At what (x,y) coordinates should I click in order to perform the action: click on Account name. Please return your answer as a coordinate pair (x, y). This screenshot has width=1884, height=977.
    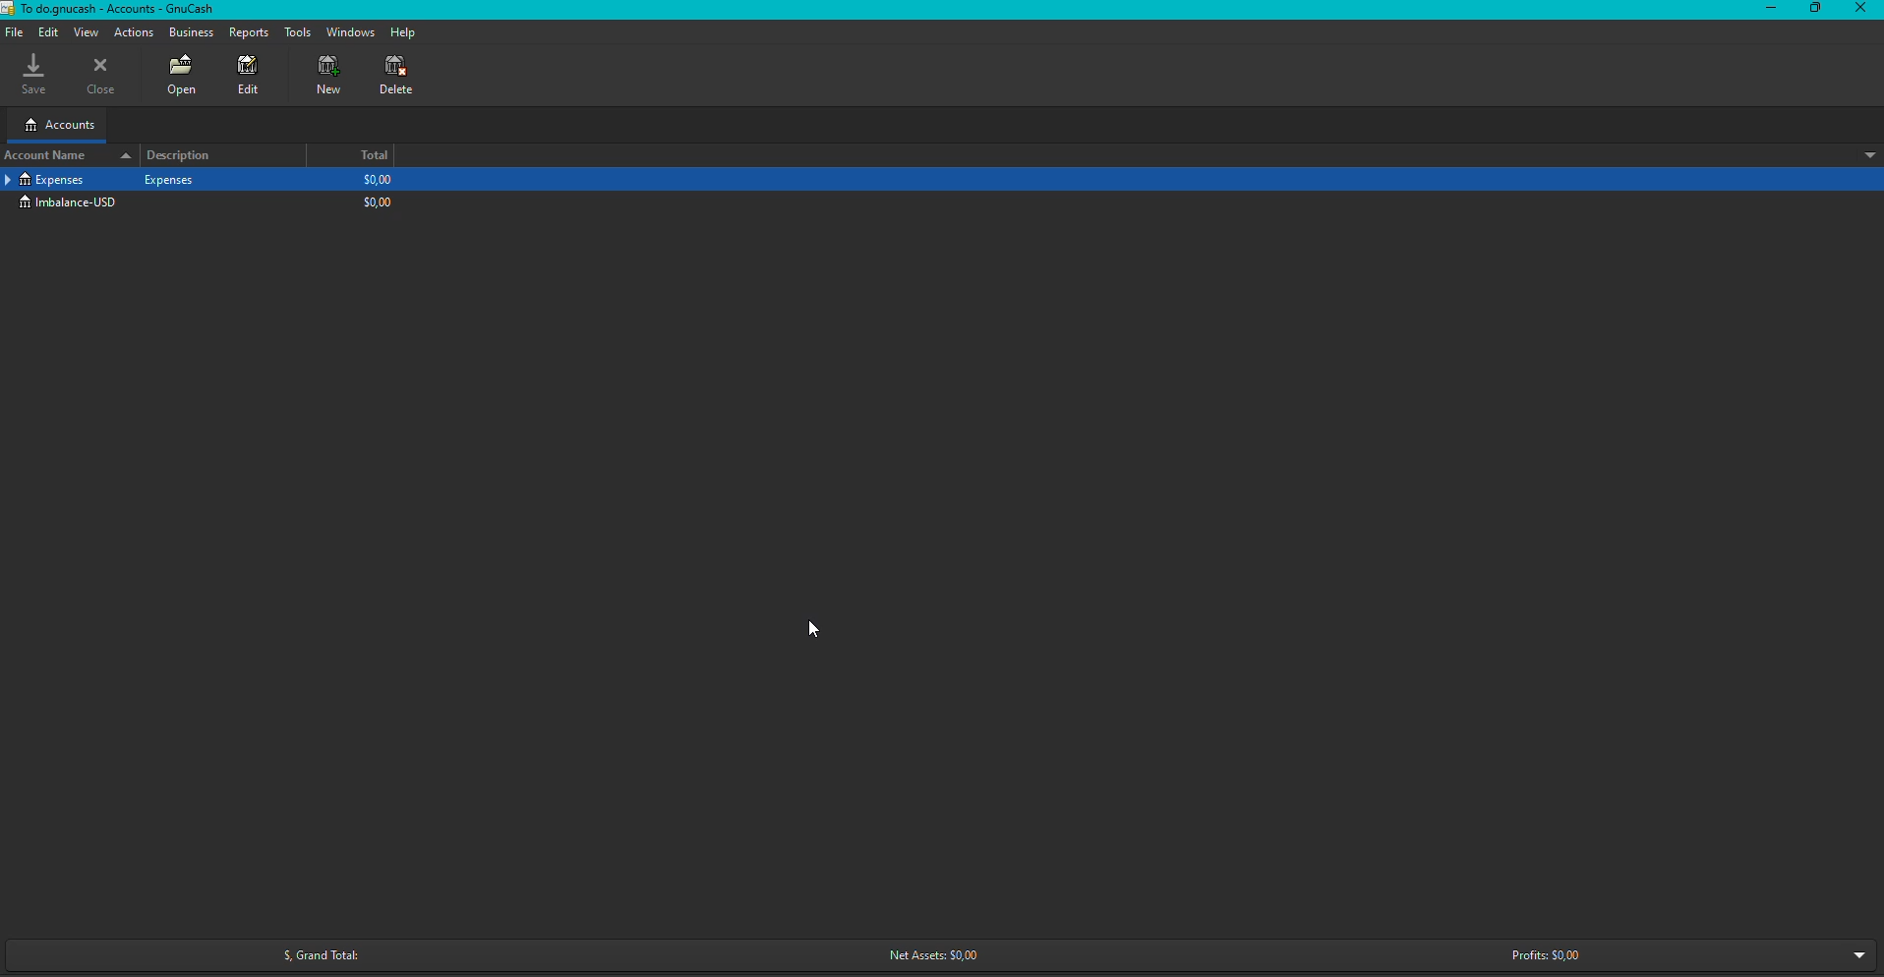
    Looking at the image, I should click on (48, 155).